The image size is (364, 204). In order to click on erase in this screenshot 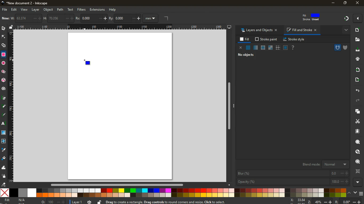, I will do `click(3, 184)`.